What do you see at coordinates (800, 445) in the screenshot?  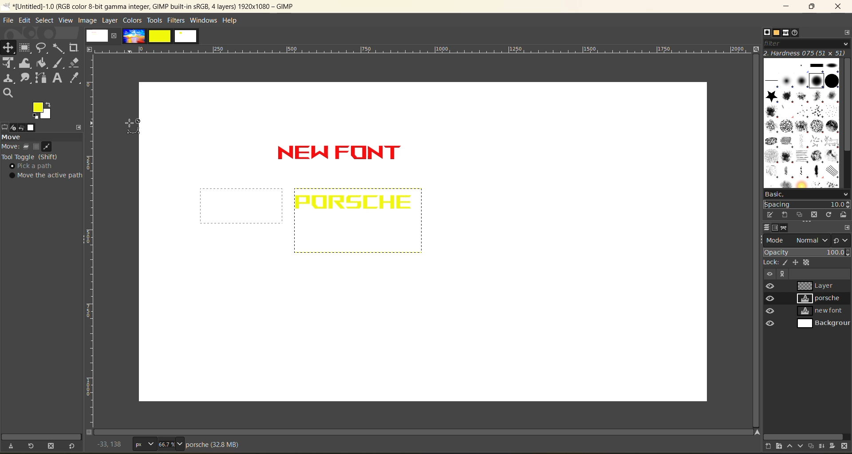 I see `lower the layer` at bounding box center [800, 445].